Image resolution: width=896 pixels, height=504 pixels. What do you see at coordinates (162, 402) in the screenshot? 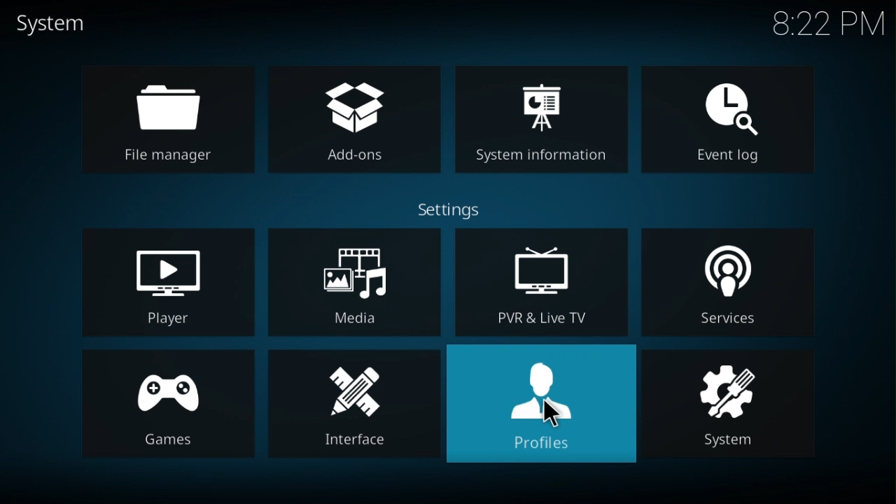
I see `games` at bounding box center [162, 402].